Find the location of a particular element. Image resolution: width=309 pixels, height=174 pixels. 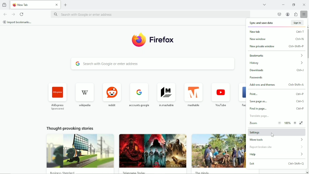

extensions is located at coordinates (296, 14).